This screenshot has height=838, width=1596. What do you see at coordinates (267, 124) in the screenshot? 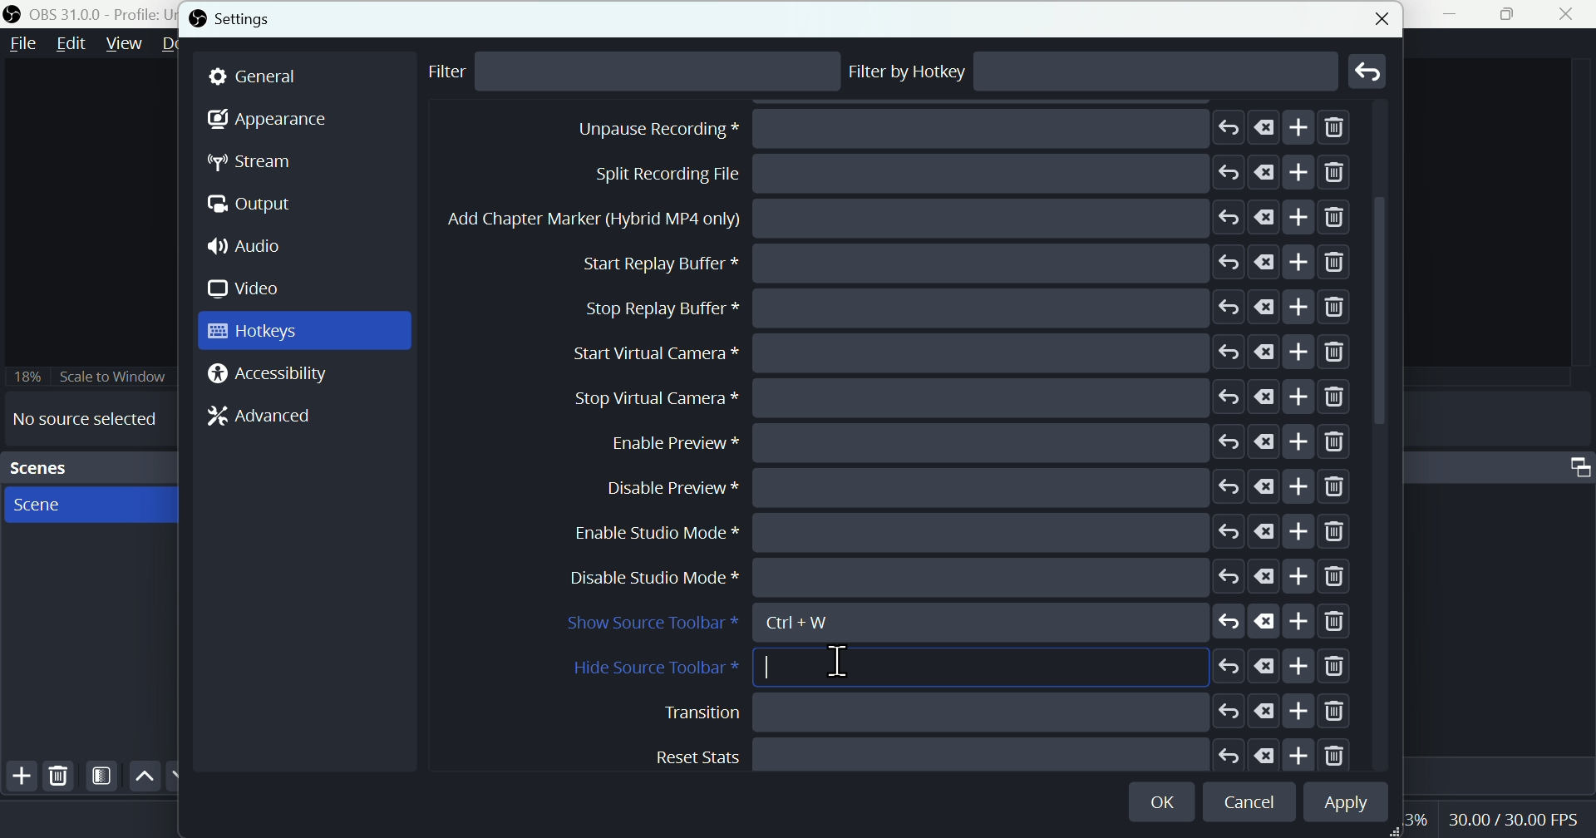
I see `Appearance` at bounding box center [267, 124].